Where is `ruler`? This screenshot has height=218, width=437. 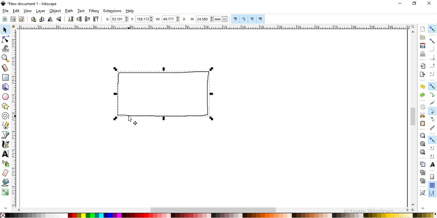 ruler is located at coordinates (16, 120).